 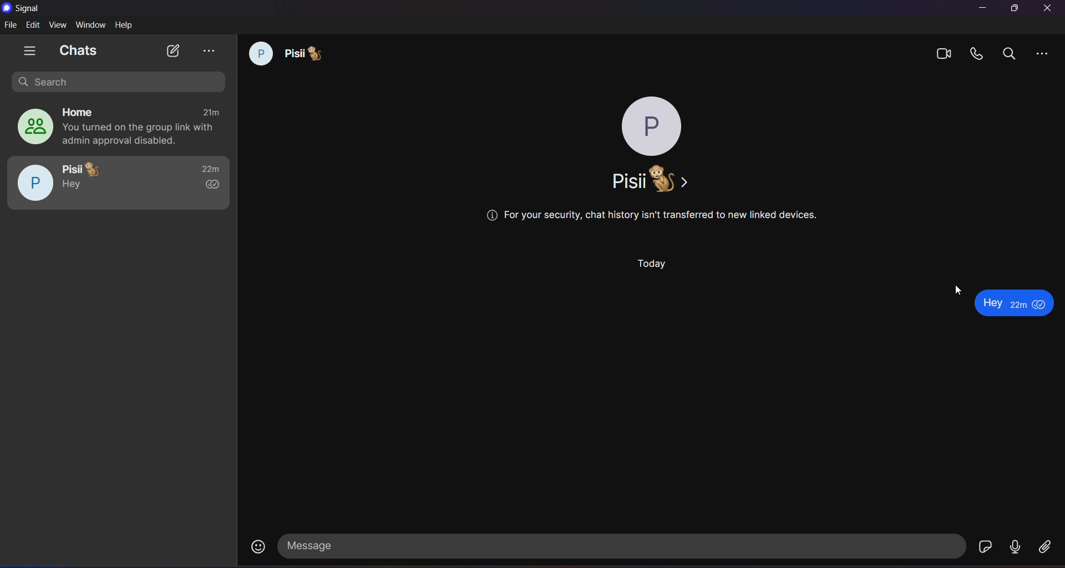 I want to click on view, so click(x=58, y=25).